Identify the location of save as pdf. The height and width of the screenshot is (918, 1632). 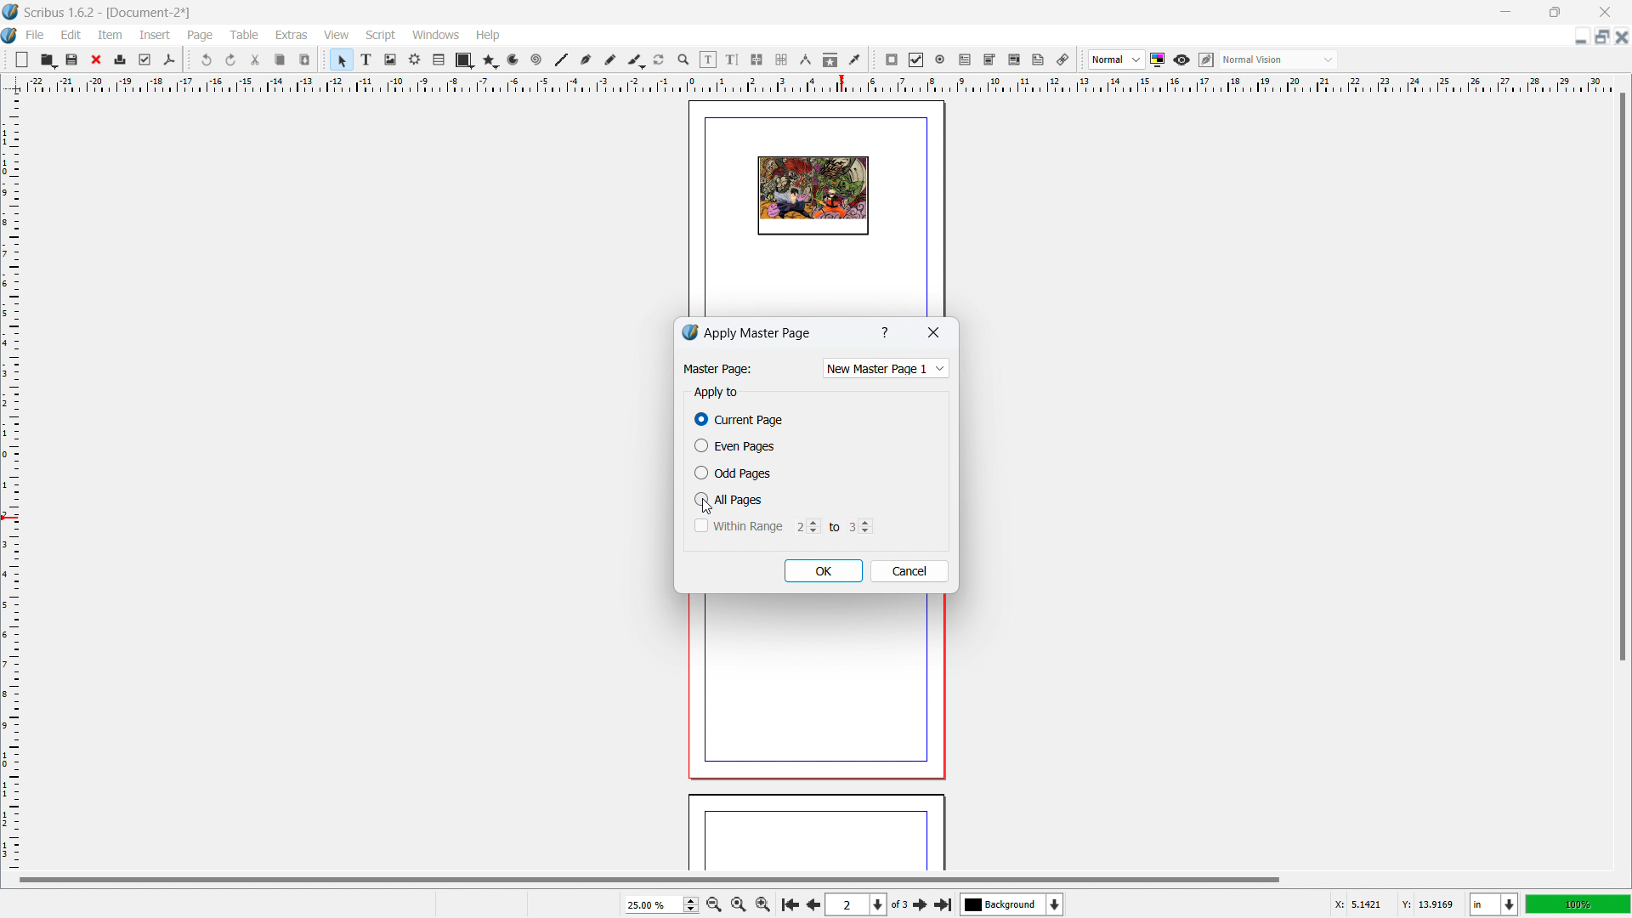
(168, 60).